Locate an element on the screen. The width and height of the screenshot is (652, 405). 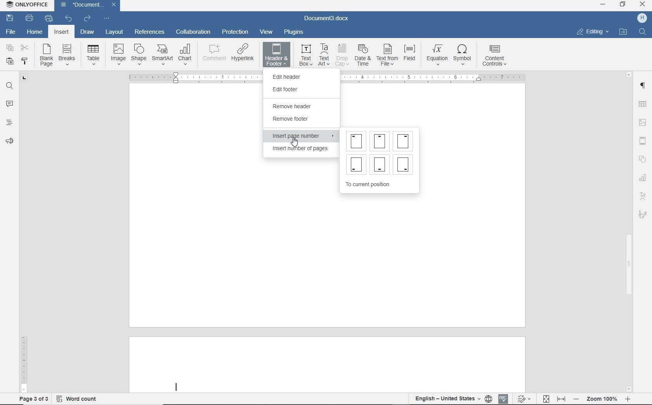
TABLE is located at coordinates (643, 104).